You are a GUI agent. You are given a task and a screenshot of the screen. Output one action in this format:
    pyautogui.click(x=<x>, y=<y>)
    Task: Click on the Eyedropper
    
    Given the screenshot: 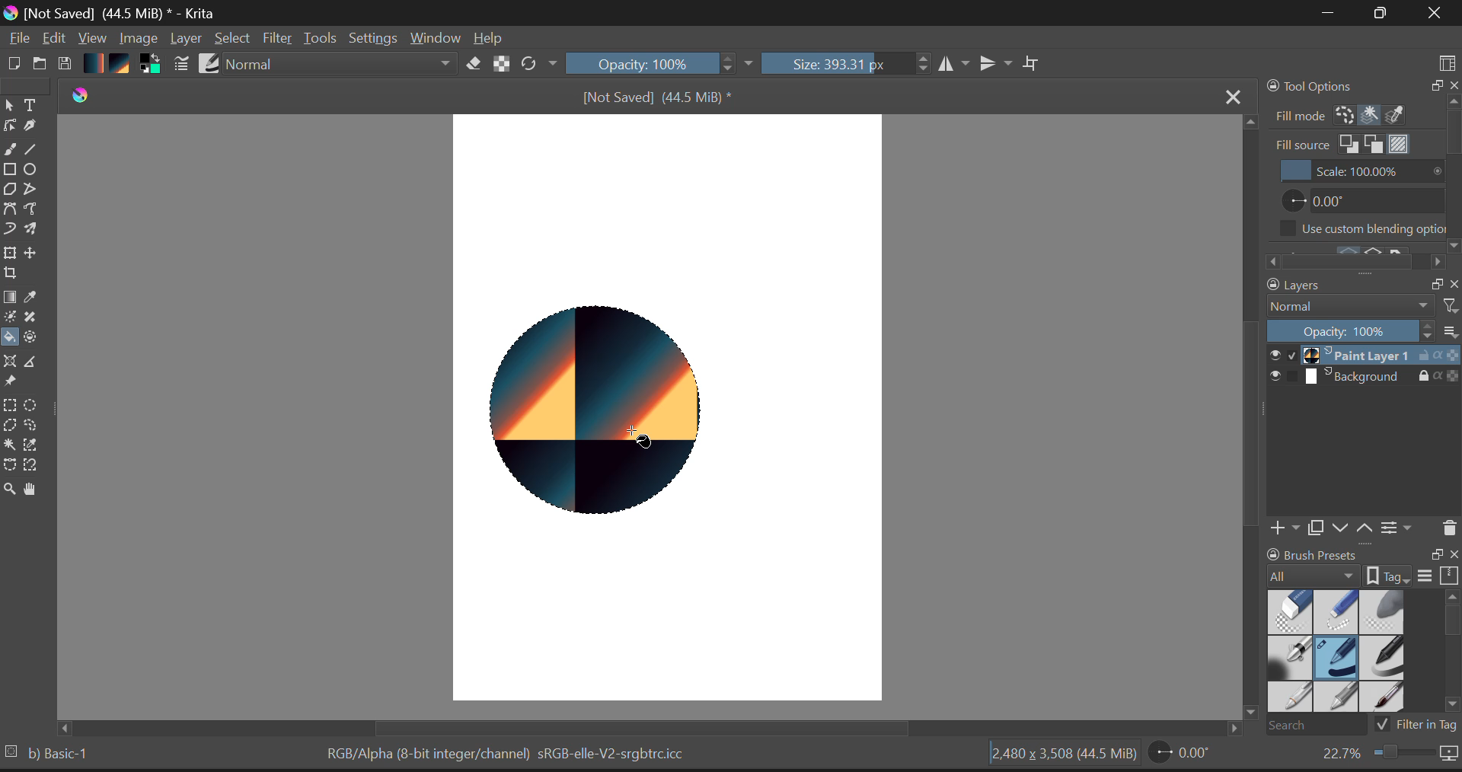 What is the action you would take?
    pyautogui.click(x=34, y=299)
    